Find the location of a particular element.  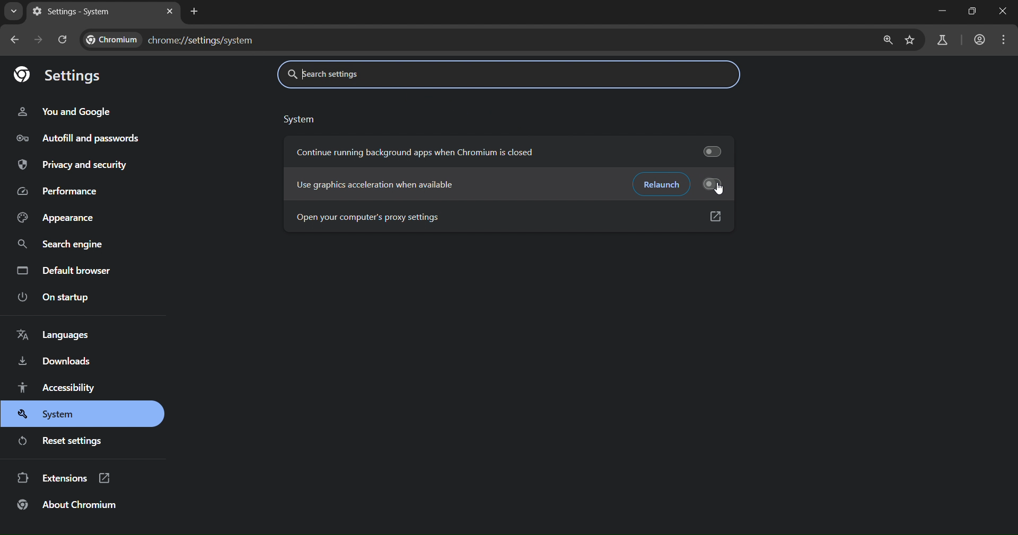

Search is located at coordinates (884, 40).